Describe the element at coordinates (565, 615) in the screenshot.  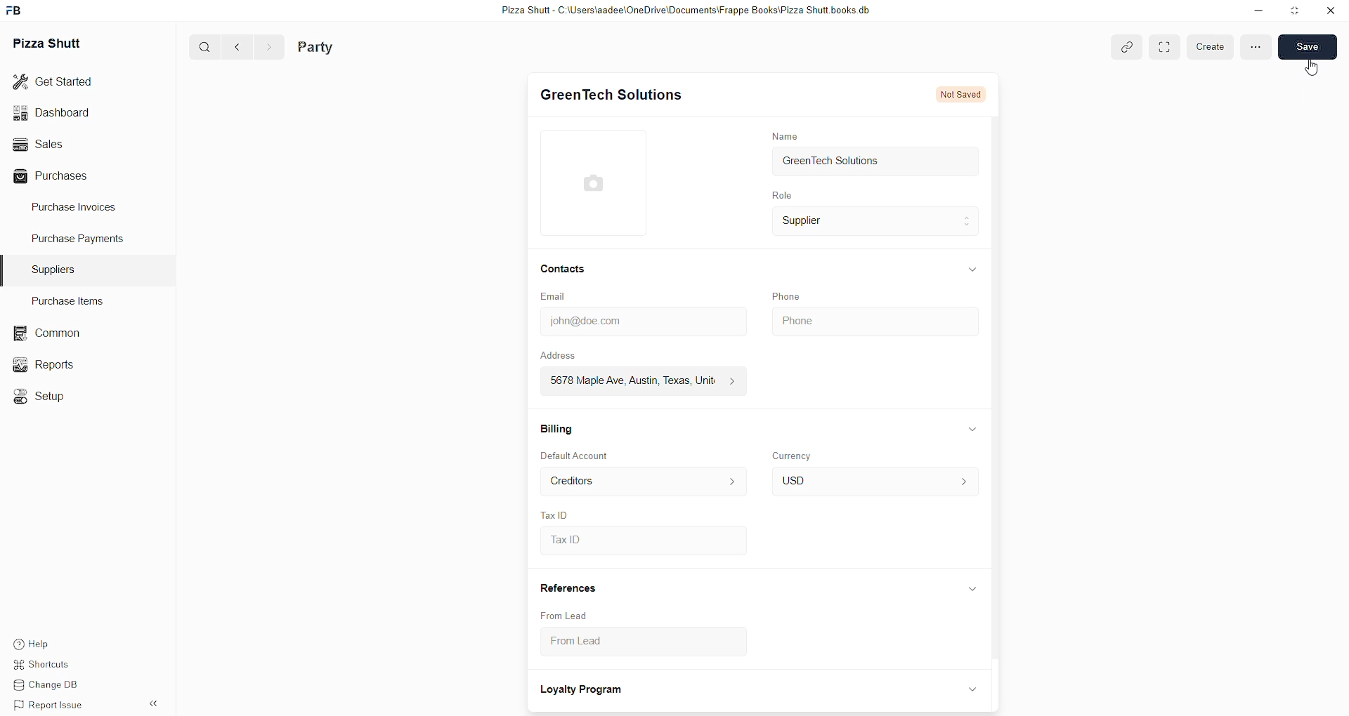
I see `From Lead` at that location.